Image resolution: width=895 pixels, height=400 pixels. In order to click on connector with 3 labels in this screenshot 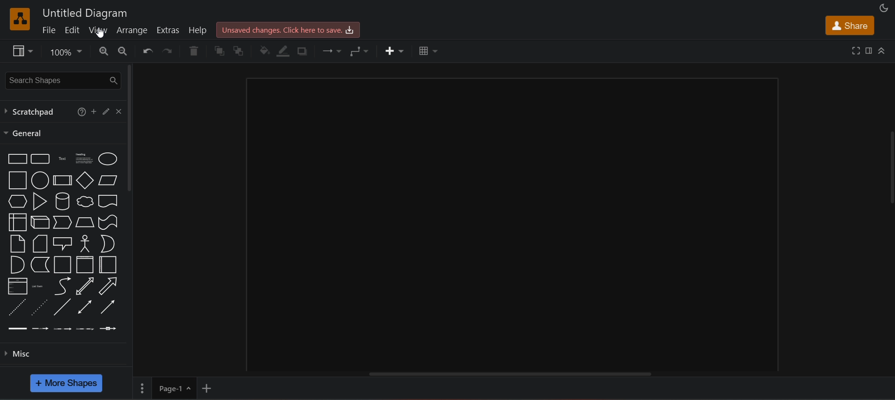, I will do `click(85, 329)`.